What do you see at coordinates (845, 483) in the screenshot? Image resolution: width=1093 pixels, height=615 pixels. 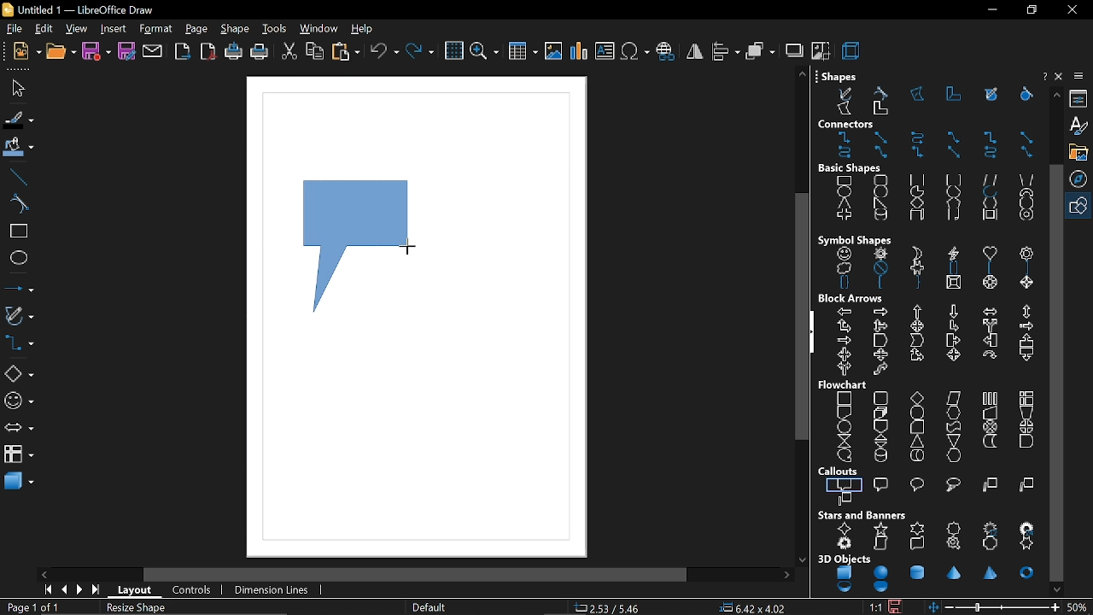 I see `rectangular` at bounding box center [845, 483].